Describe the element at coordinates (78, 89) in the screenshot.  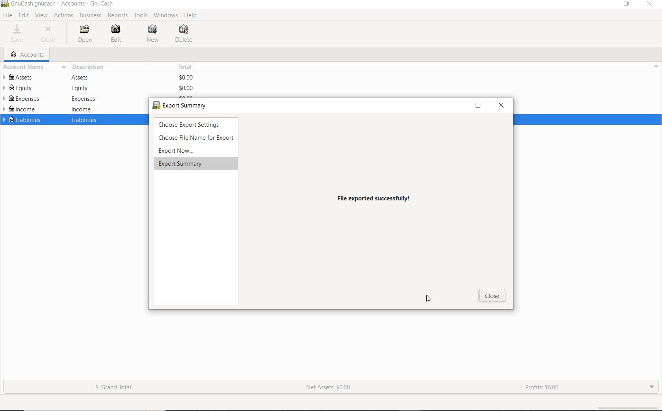
I see `equity` at that location.